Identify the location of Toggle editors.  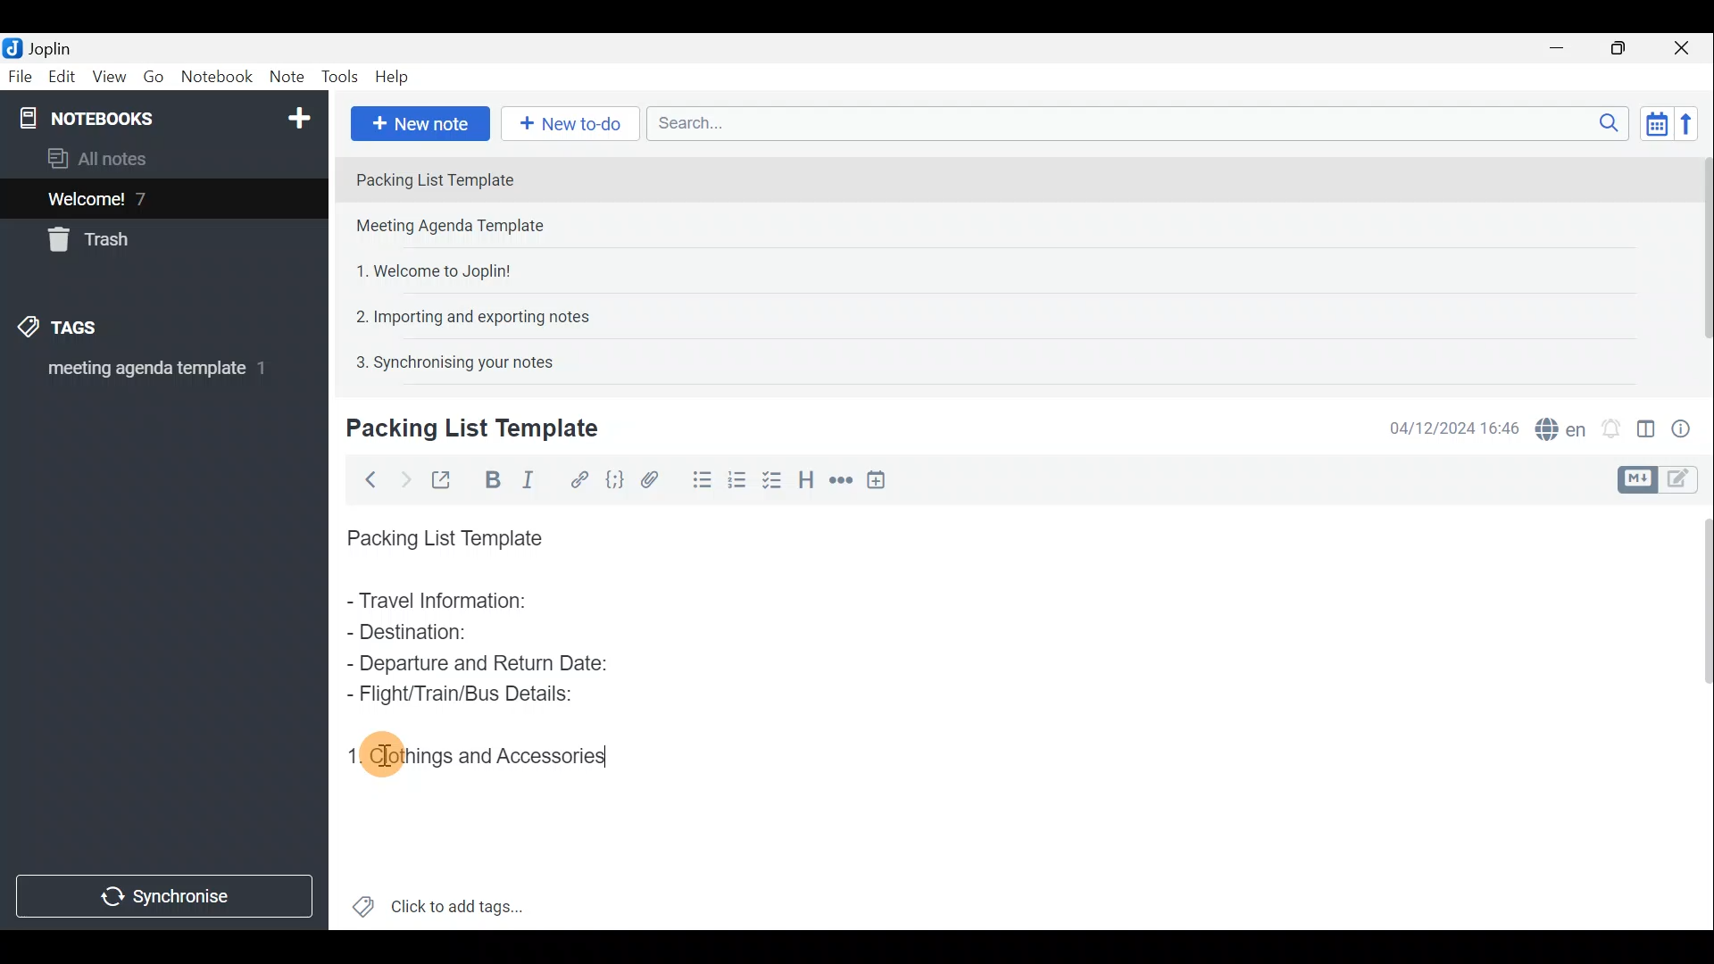
(1640, 478).